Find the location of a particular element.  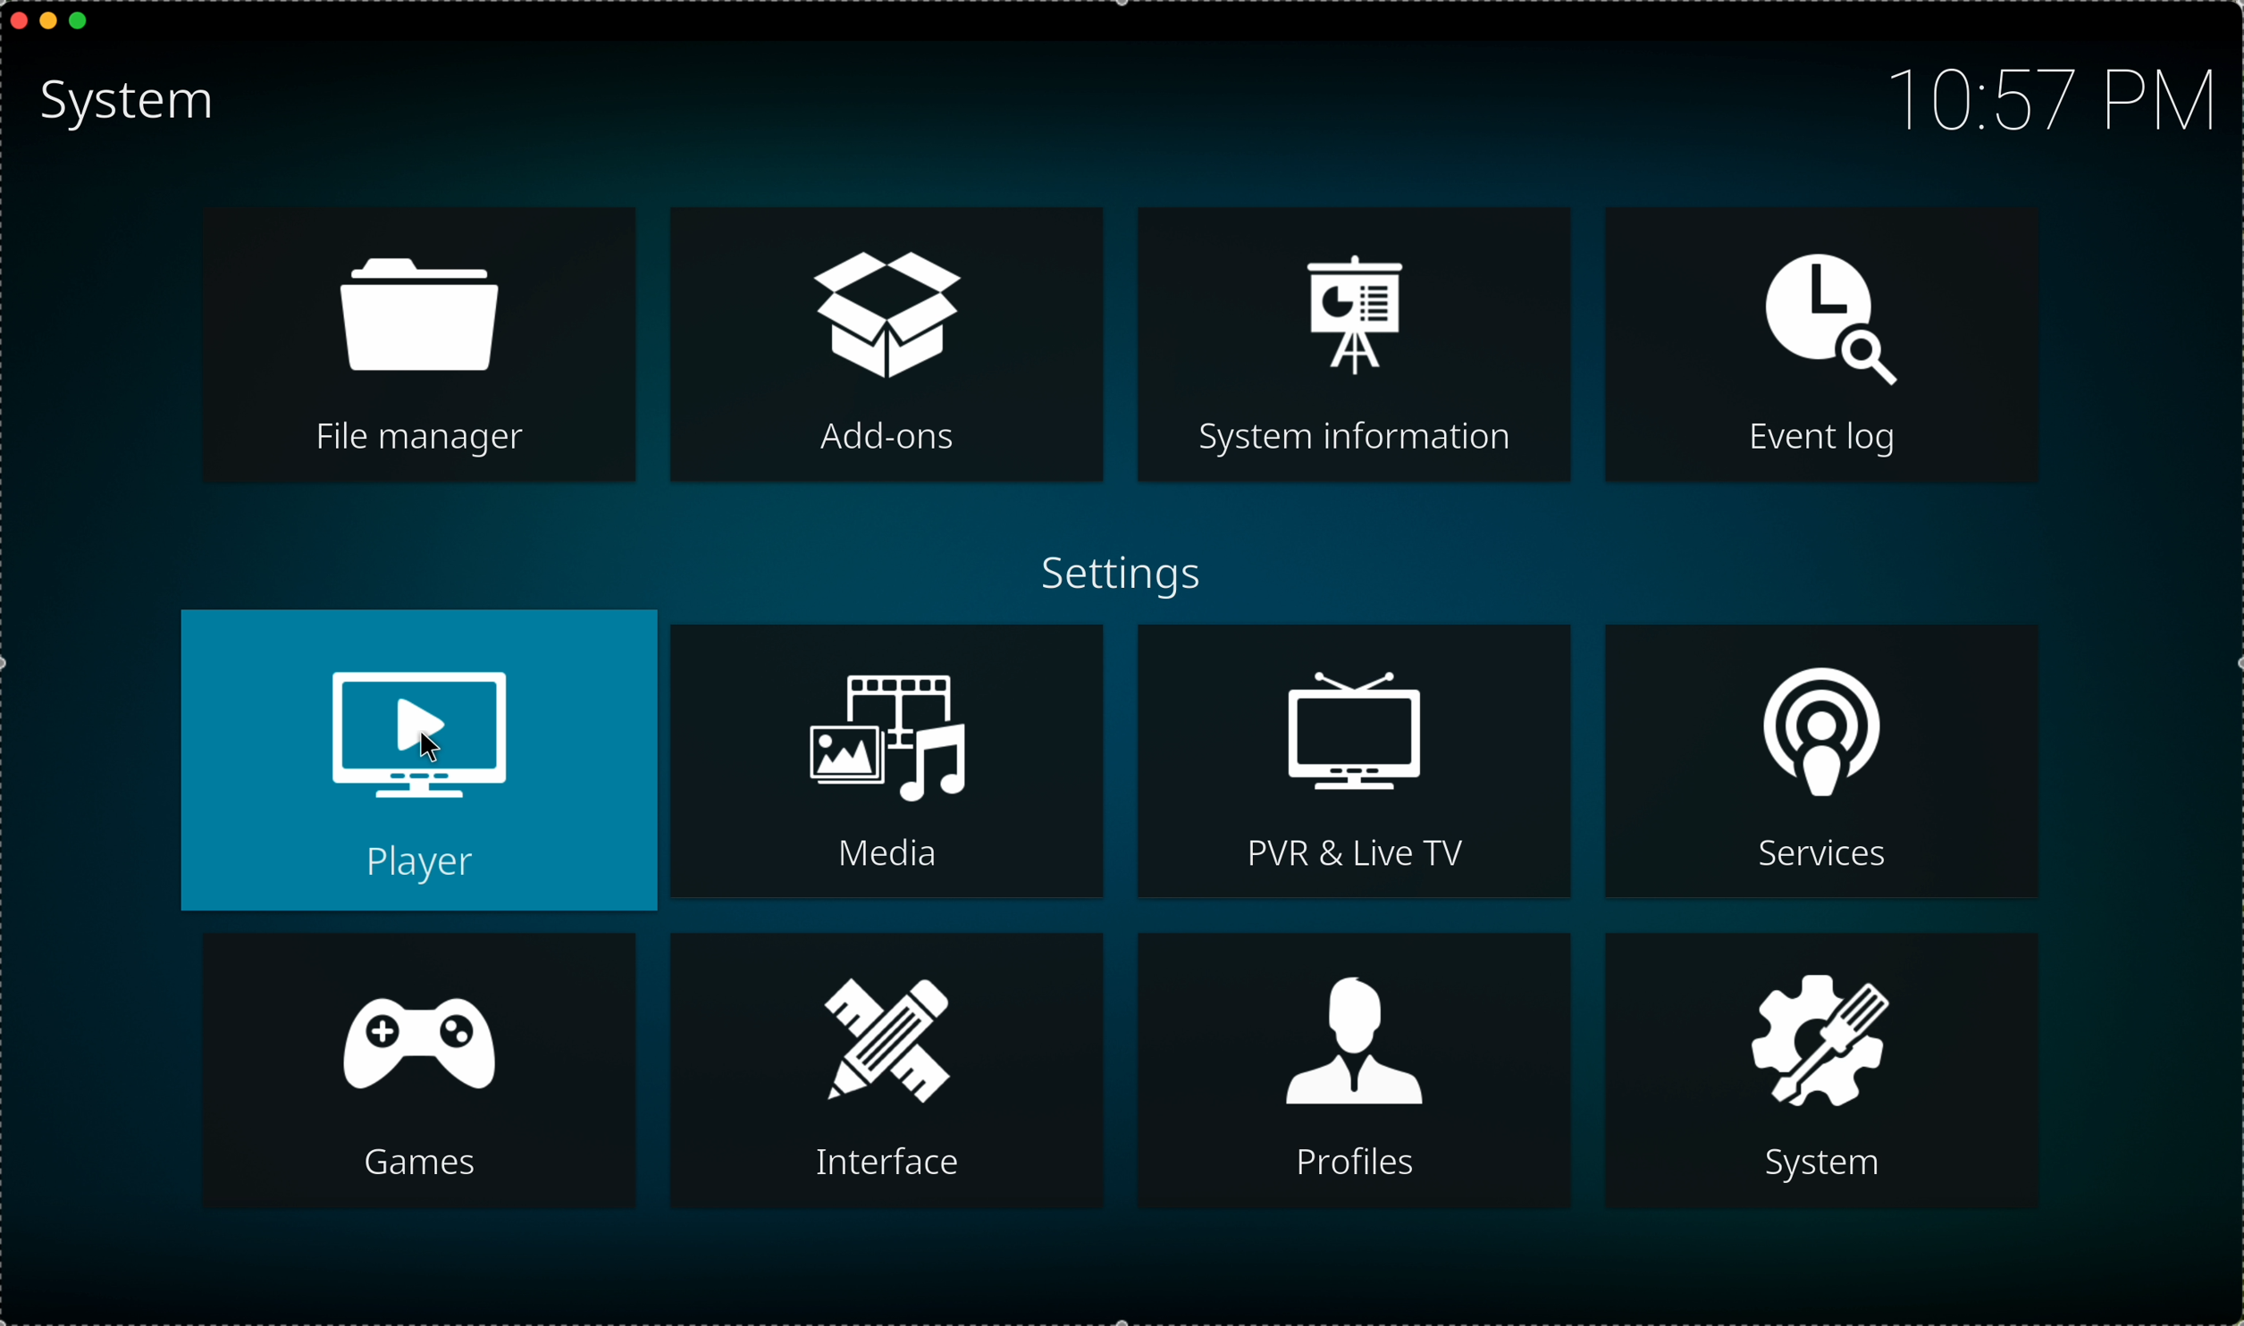

cursor is located at coordinates (426, 751).